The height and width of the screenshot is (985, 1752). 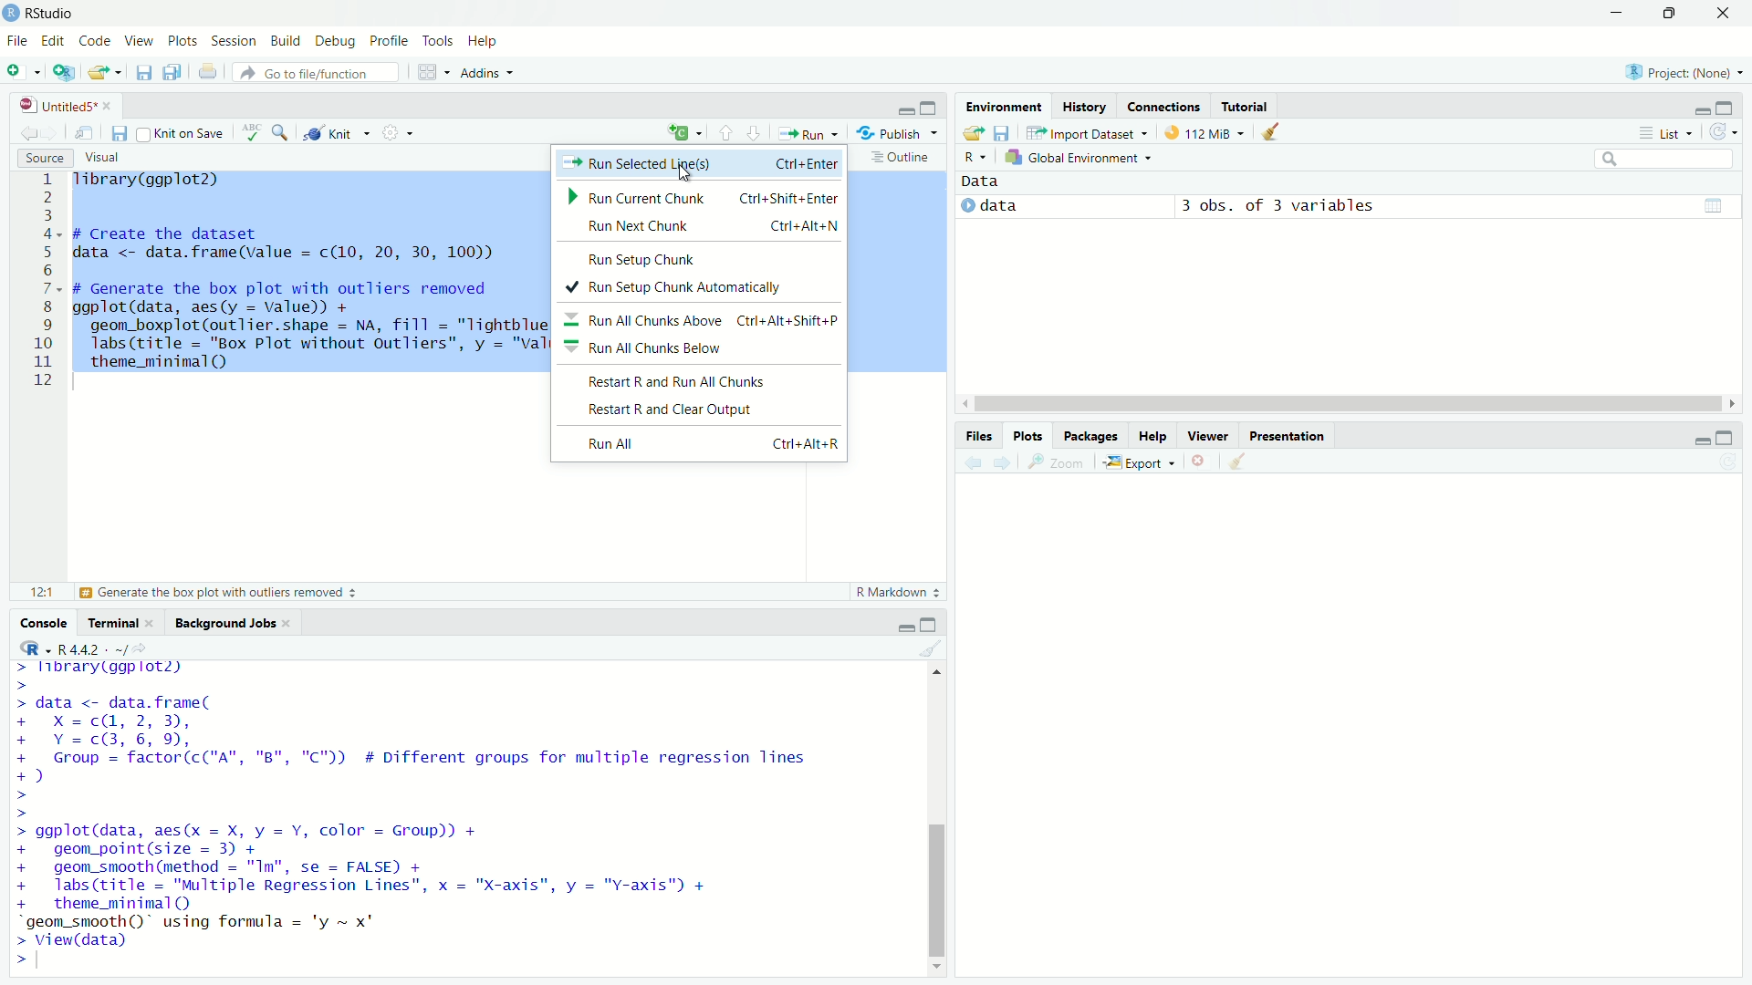 What do you see at coordinates (1723, 109) in the screenshot?
I see `maximise` at bounding box center [1723, 109].